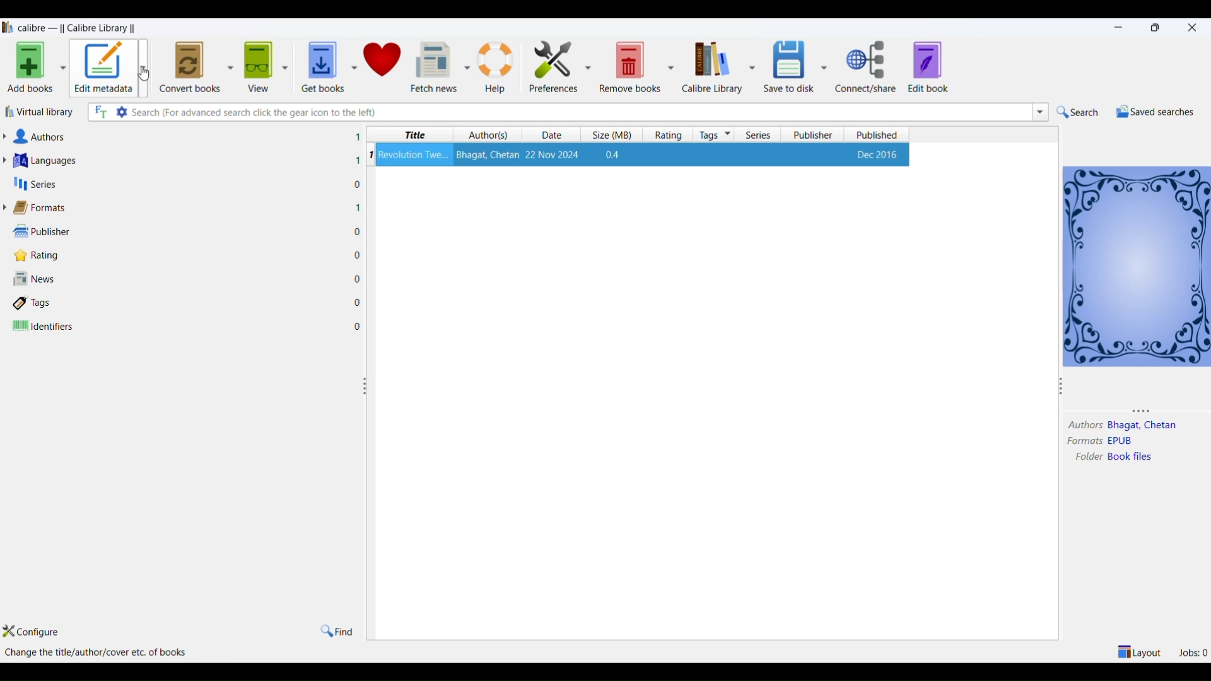  What do you see at coordinates (353, 61) in the screenshot?
I see `get books options dropdown button` at bounding box center [353, 61].